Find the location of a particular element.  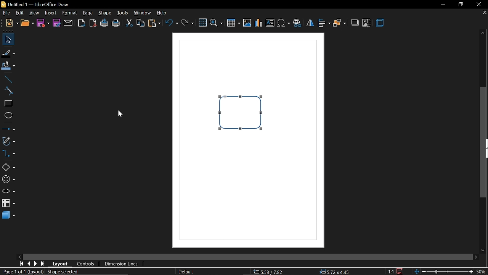

symbol shapes is located at coordinates (8, 180).